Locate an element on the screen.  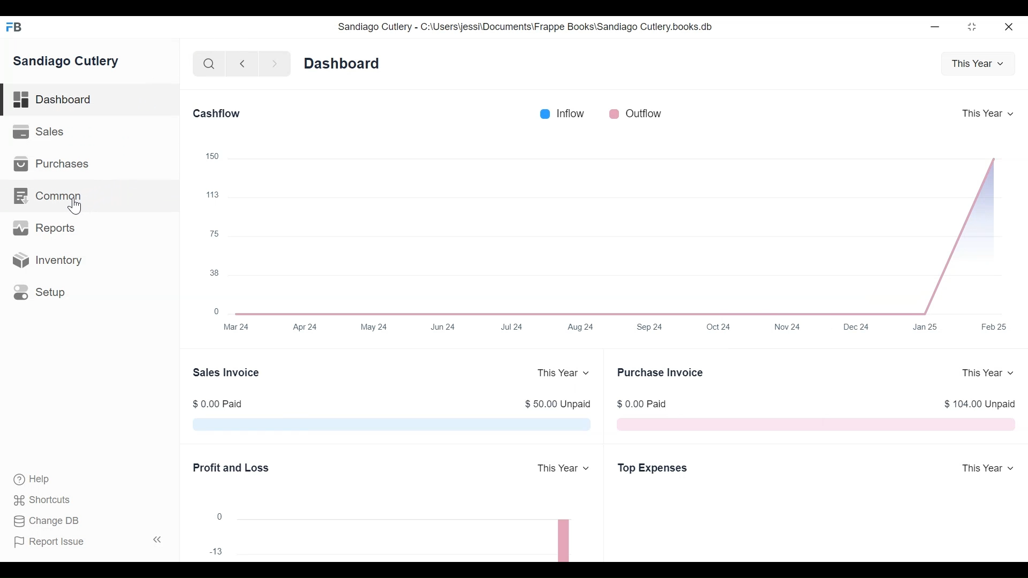
Navigate Forward is located at coordinates (275, 63).